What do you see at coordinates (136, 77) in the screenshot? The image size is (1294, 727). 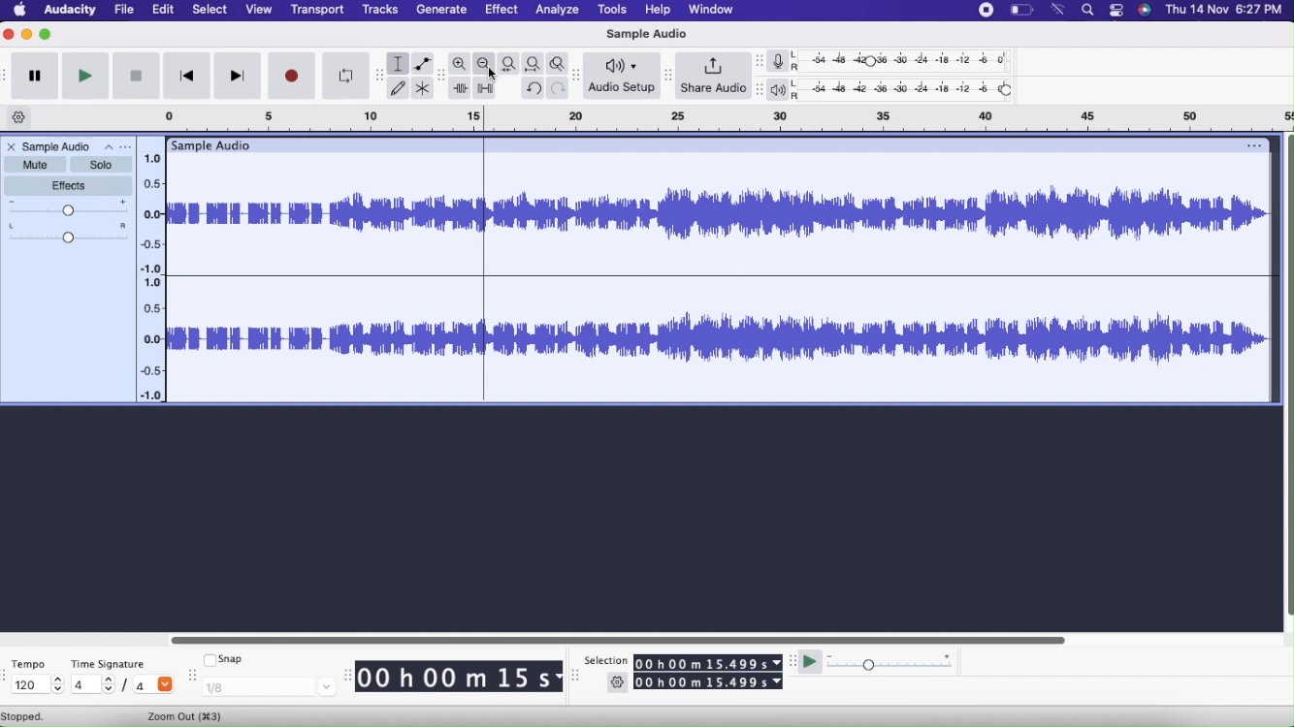 I see `Stop` at bounding box center [136, 77].